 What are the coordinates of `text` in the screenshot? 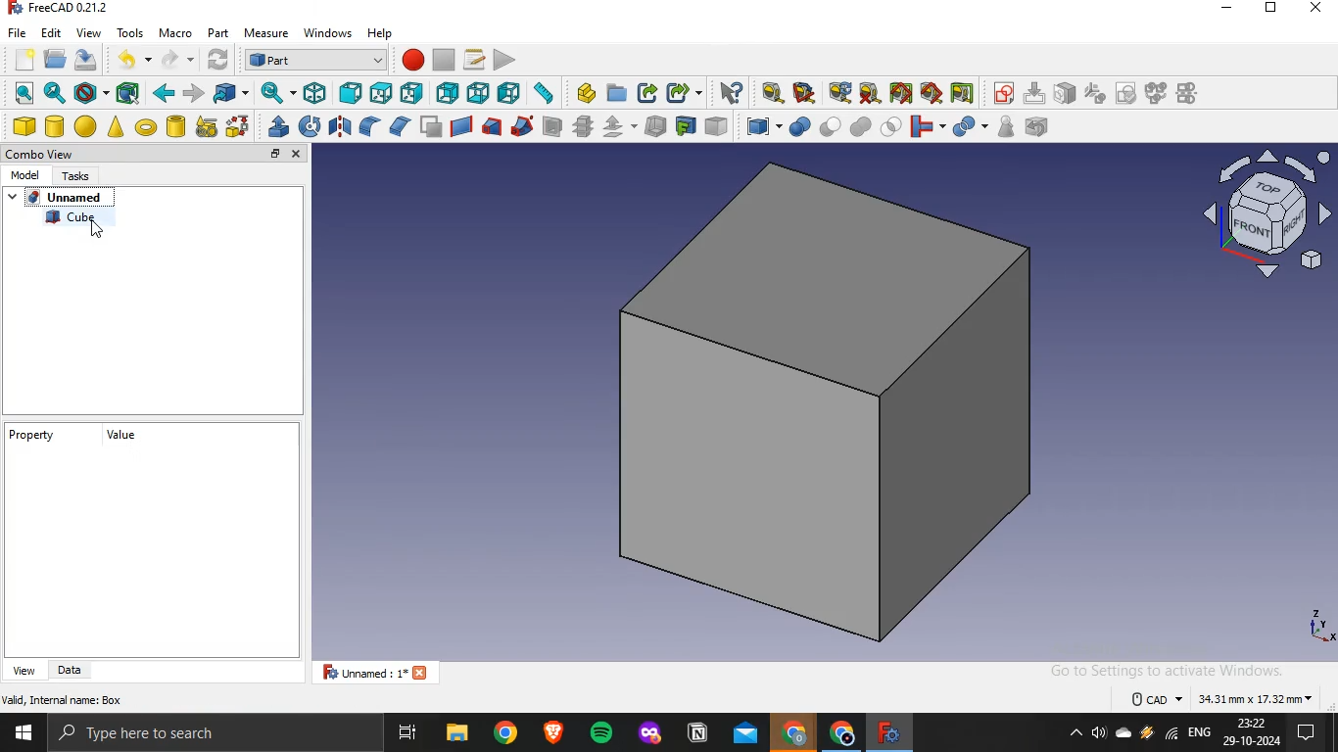 It's located at (1223, 696).